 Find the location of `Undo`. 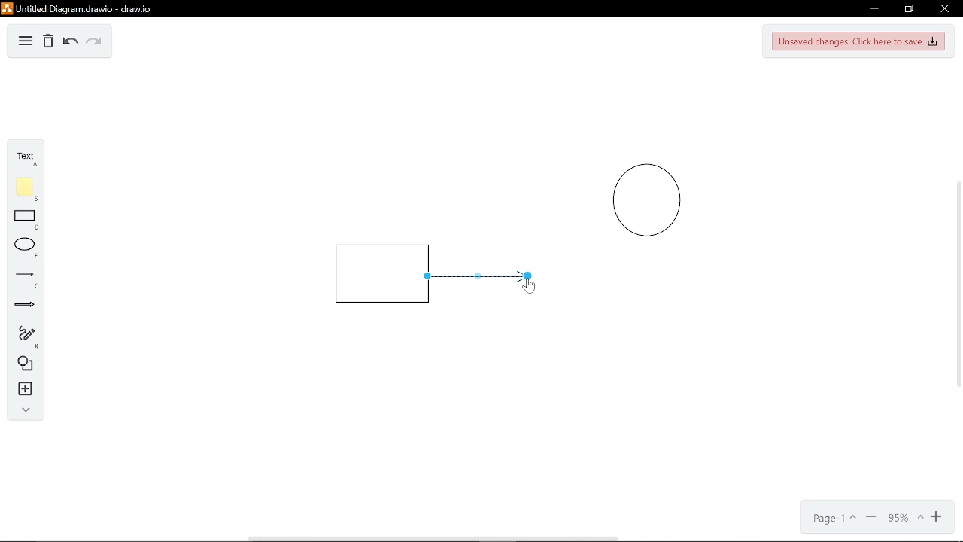

Undo is located at coordinates (69, 42).